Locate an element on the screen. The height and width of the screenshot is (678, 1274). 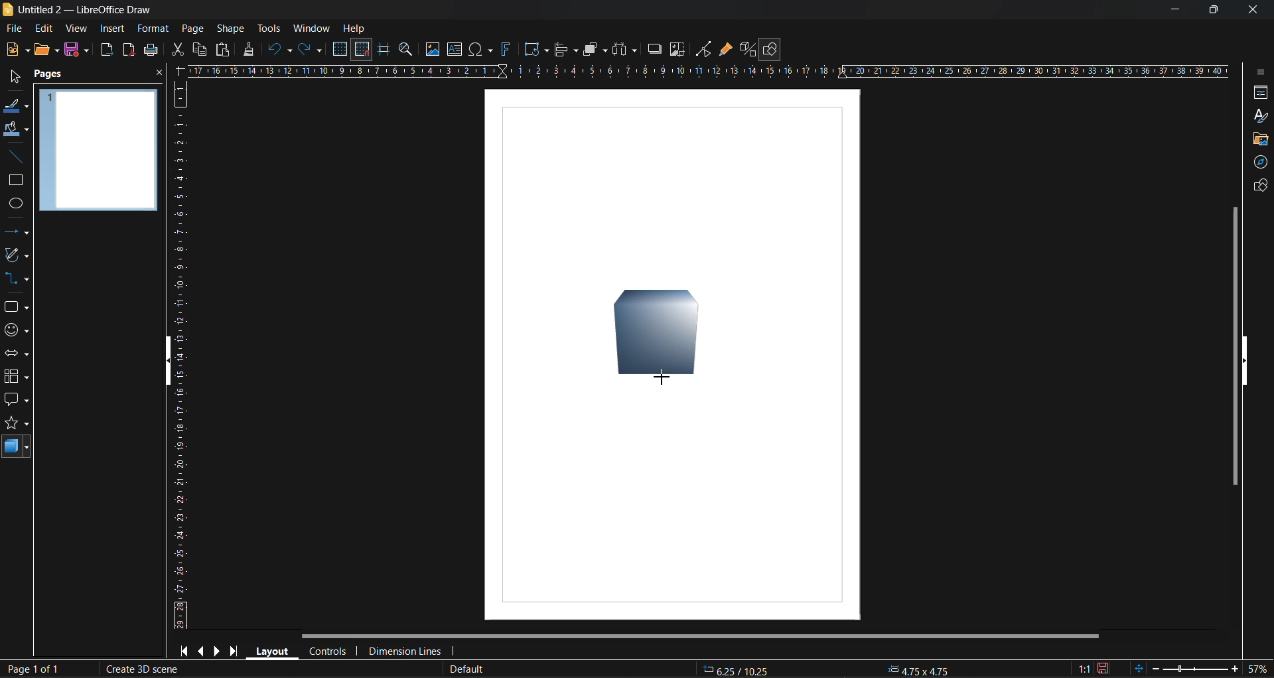
flowchart is located at coordinates (17, 377).